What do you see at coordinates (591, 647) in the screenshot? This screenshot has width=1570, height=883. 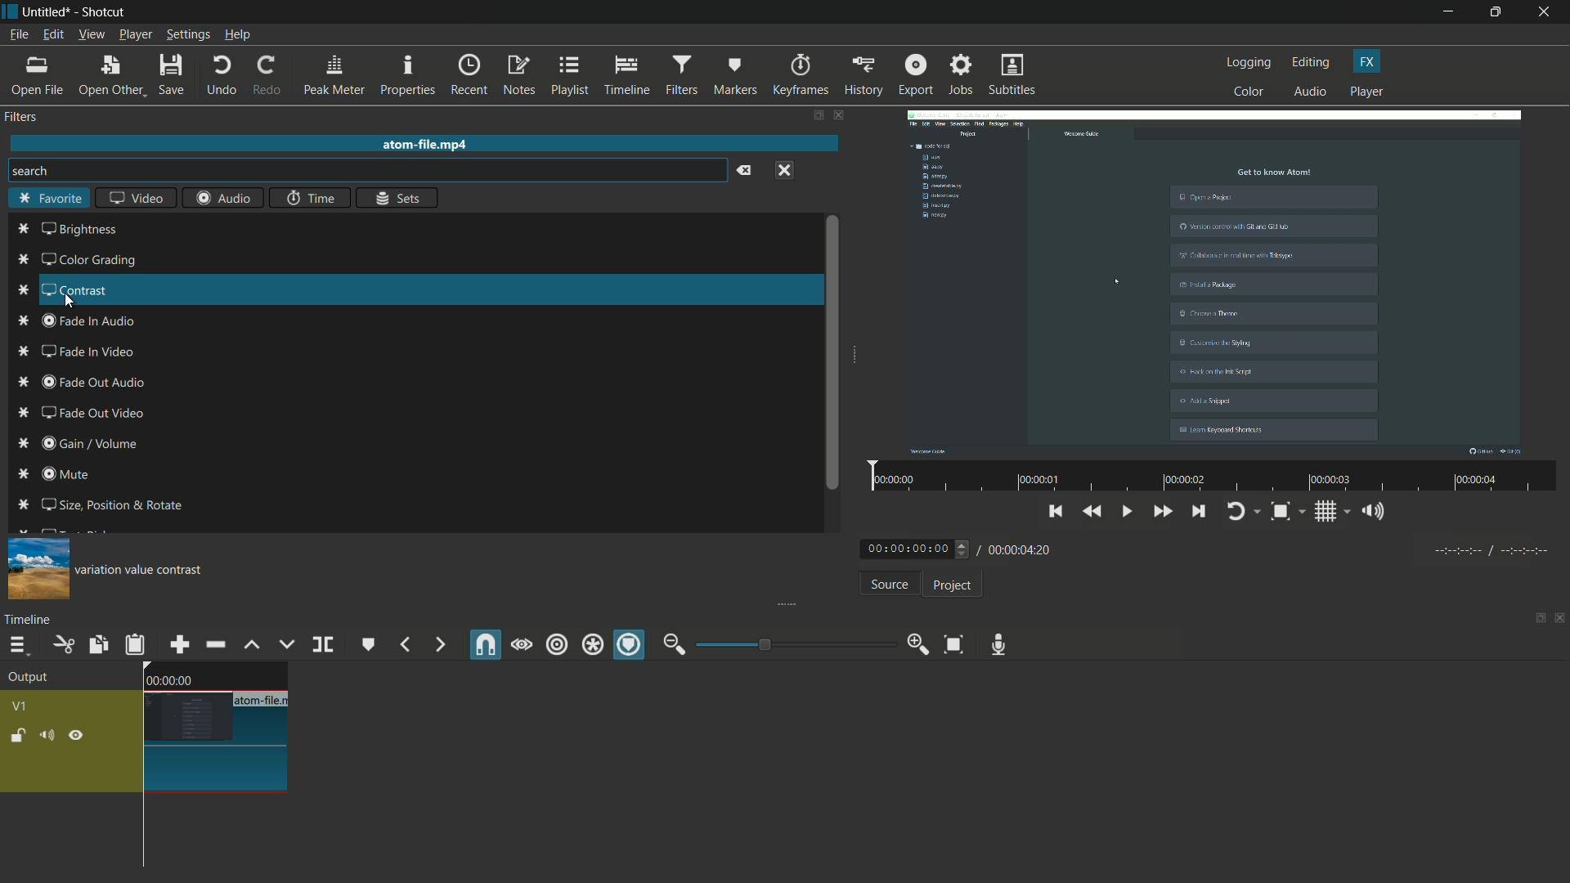 I see `ripple all tracks` at bounding box center [591, 647].